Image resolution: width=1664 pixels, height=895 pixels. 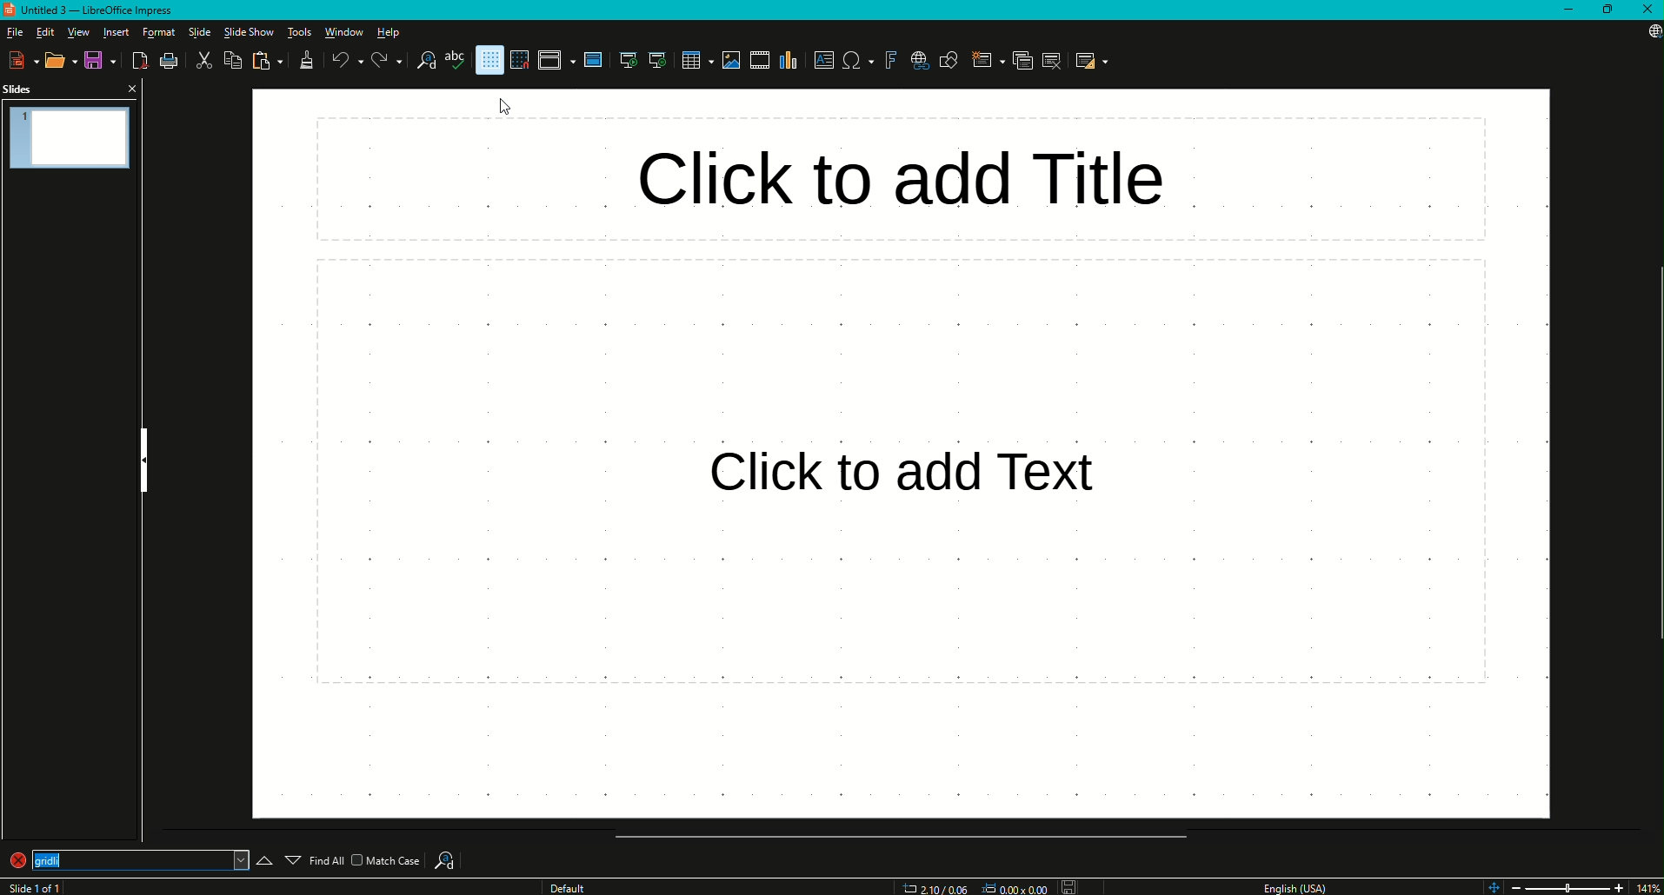 What do you see at coordinates (297, 30) in the screenshot?
I see `Tools` at bounding box center [297, 30].